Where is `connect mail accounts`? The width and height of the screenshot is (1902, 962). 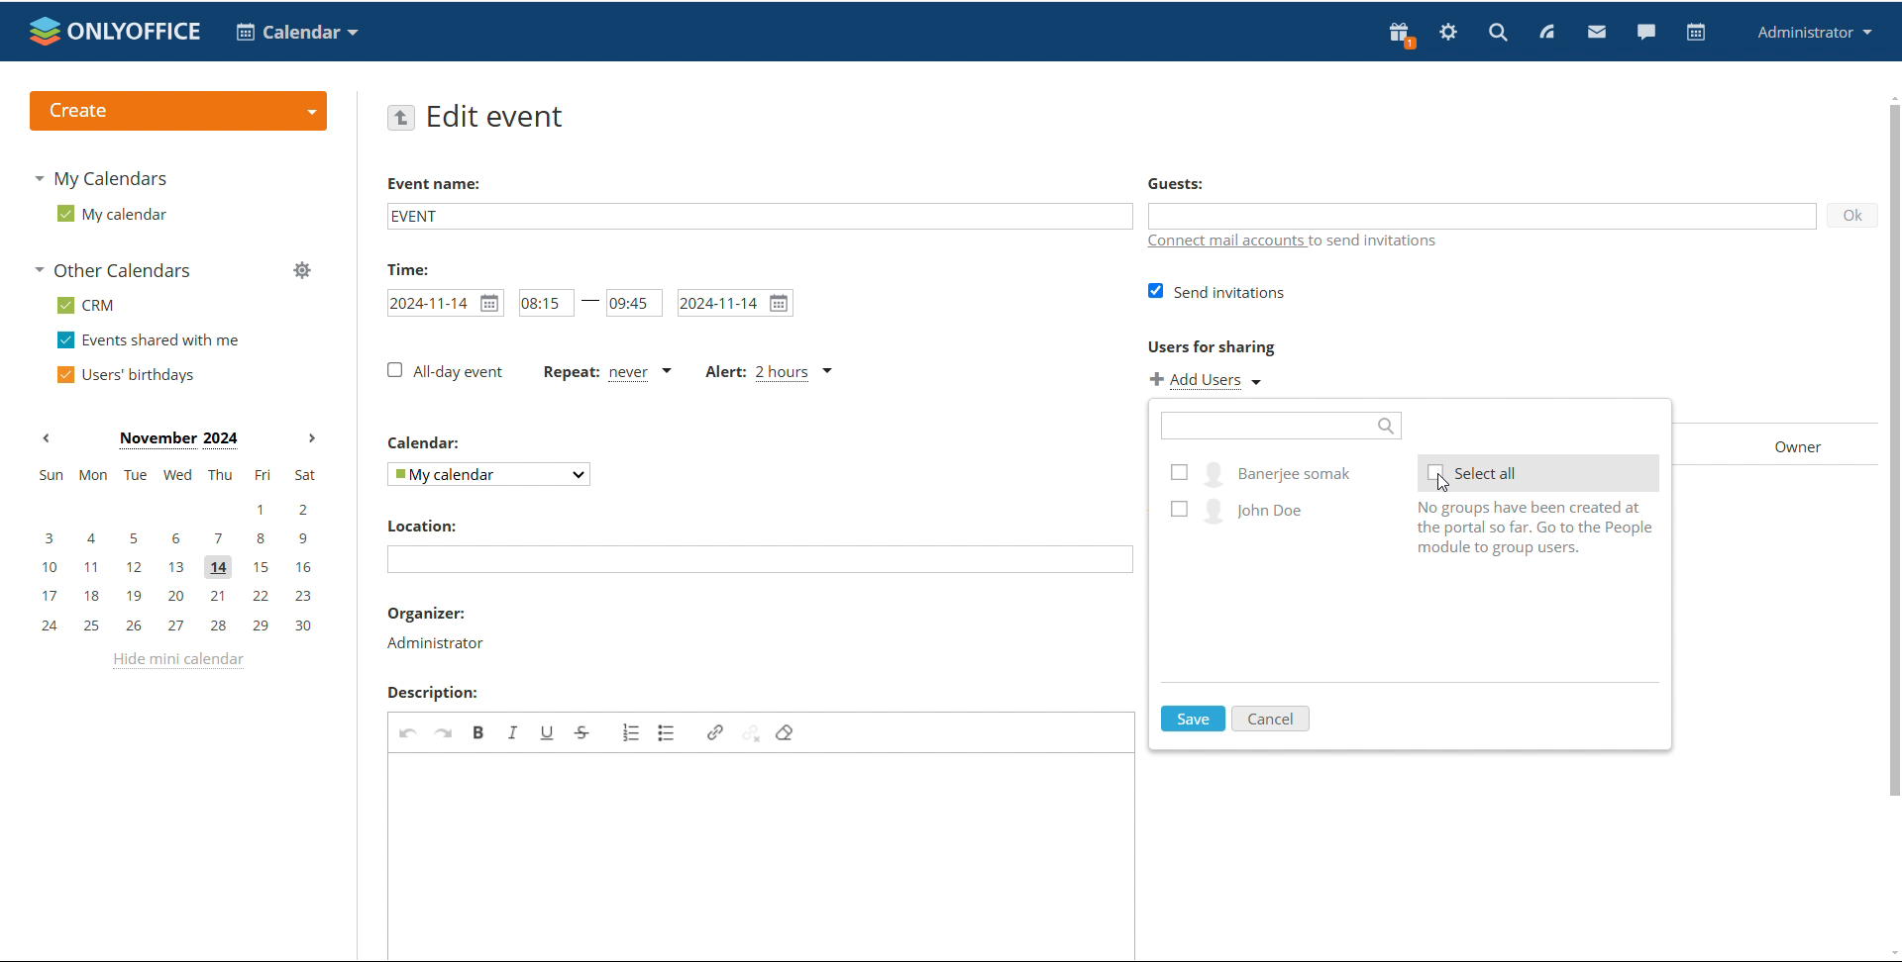 connect mail accounts is located at coordinates (1298, 242).